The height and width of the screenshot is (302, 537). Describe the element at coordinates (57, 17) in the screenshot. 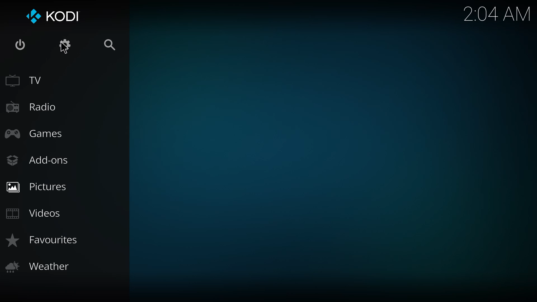

I see `kodi` at that location.